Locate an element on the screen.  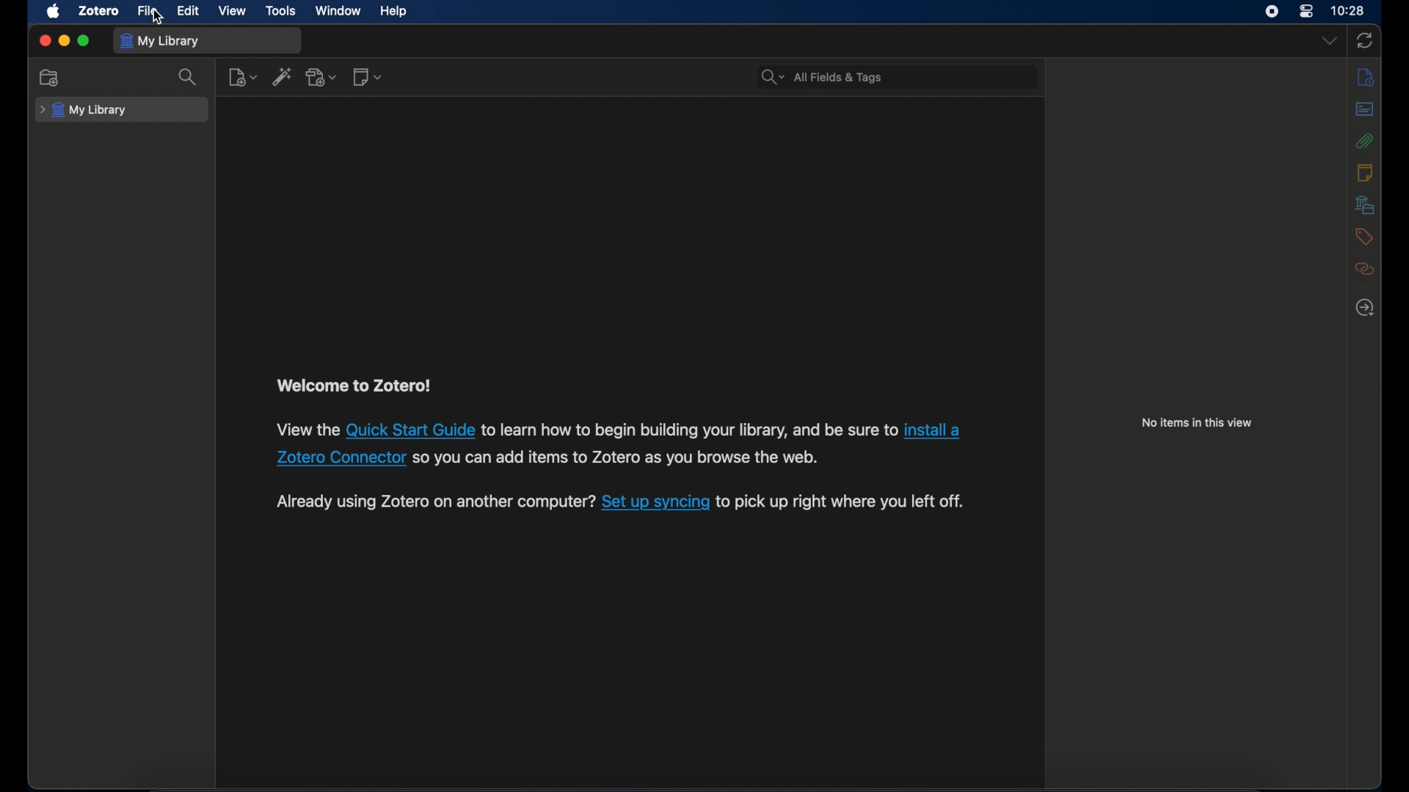
my library is located at coordinates (83, 111).